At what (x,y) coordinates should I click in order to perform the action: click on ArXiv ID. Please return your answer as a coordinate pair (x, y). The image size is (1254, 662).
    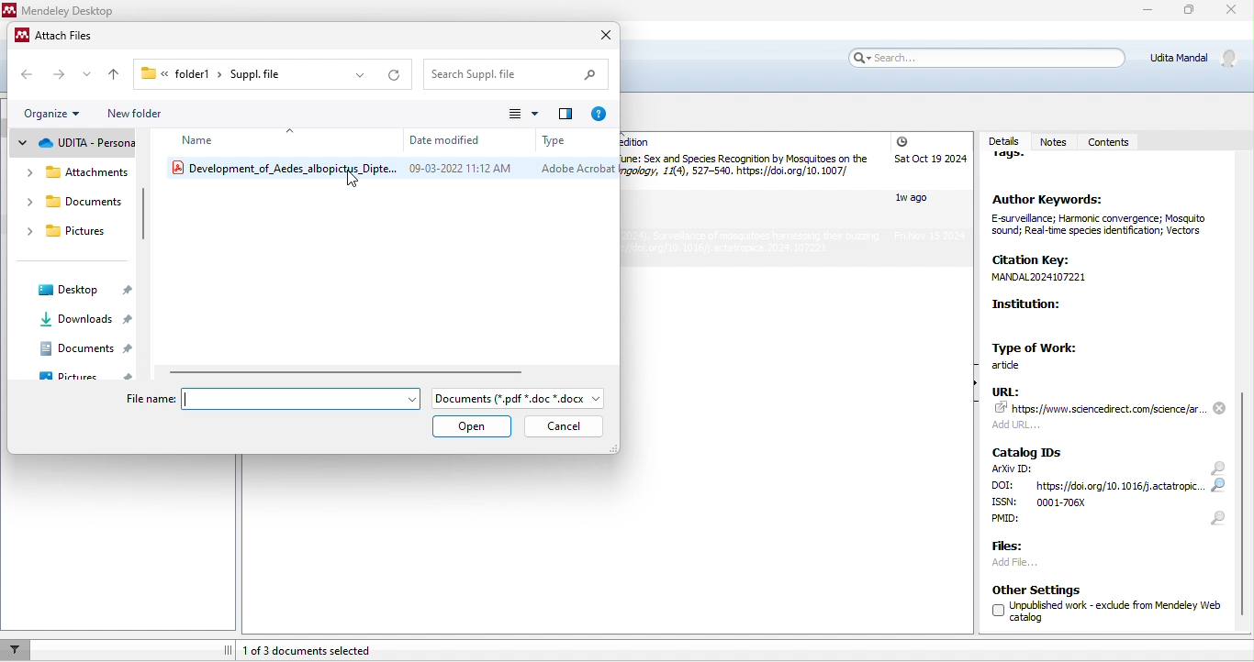
    Looking at the image, I should click on (1012, 469).